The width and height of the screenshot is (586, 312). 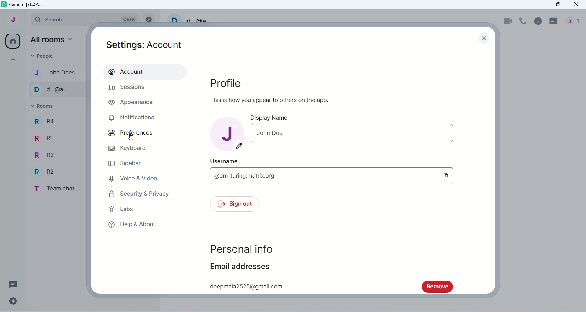 I want to click on Username, so click(x=226, y=161).